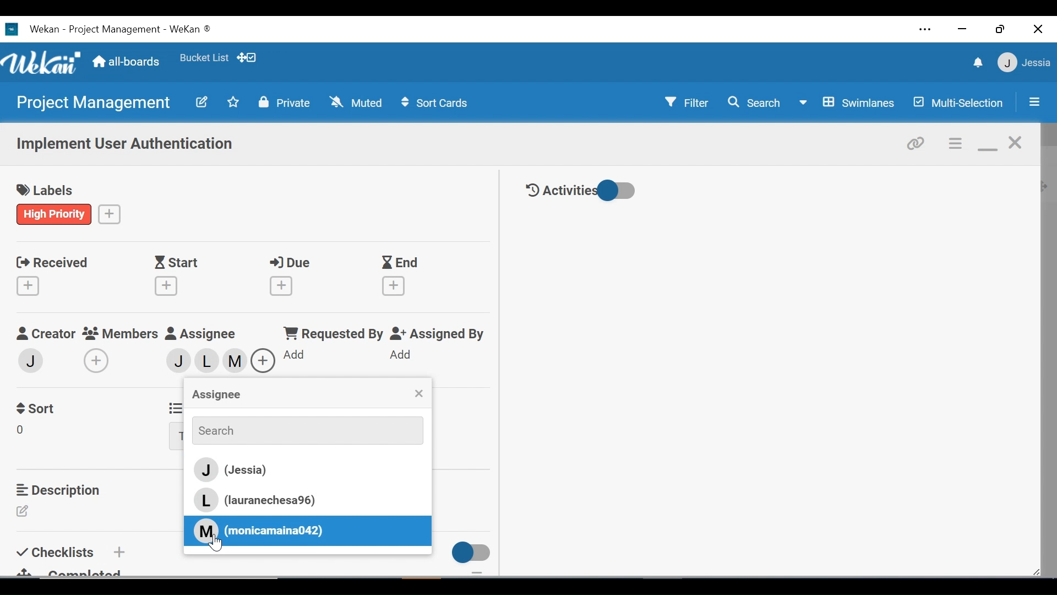  What do you see at coordinates (183, 361) in the screenshot?
I see `jessia` at bounding box center [183, 361].